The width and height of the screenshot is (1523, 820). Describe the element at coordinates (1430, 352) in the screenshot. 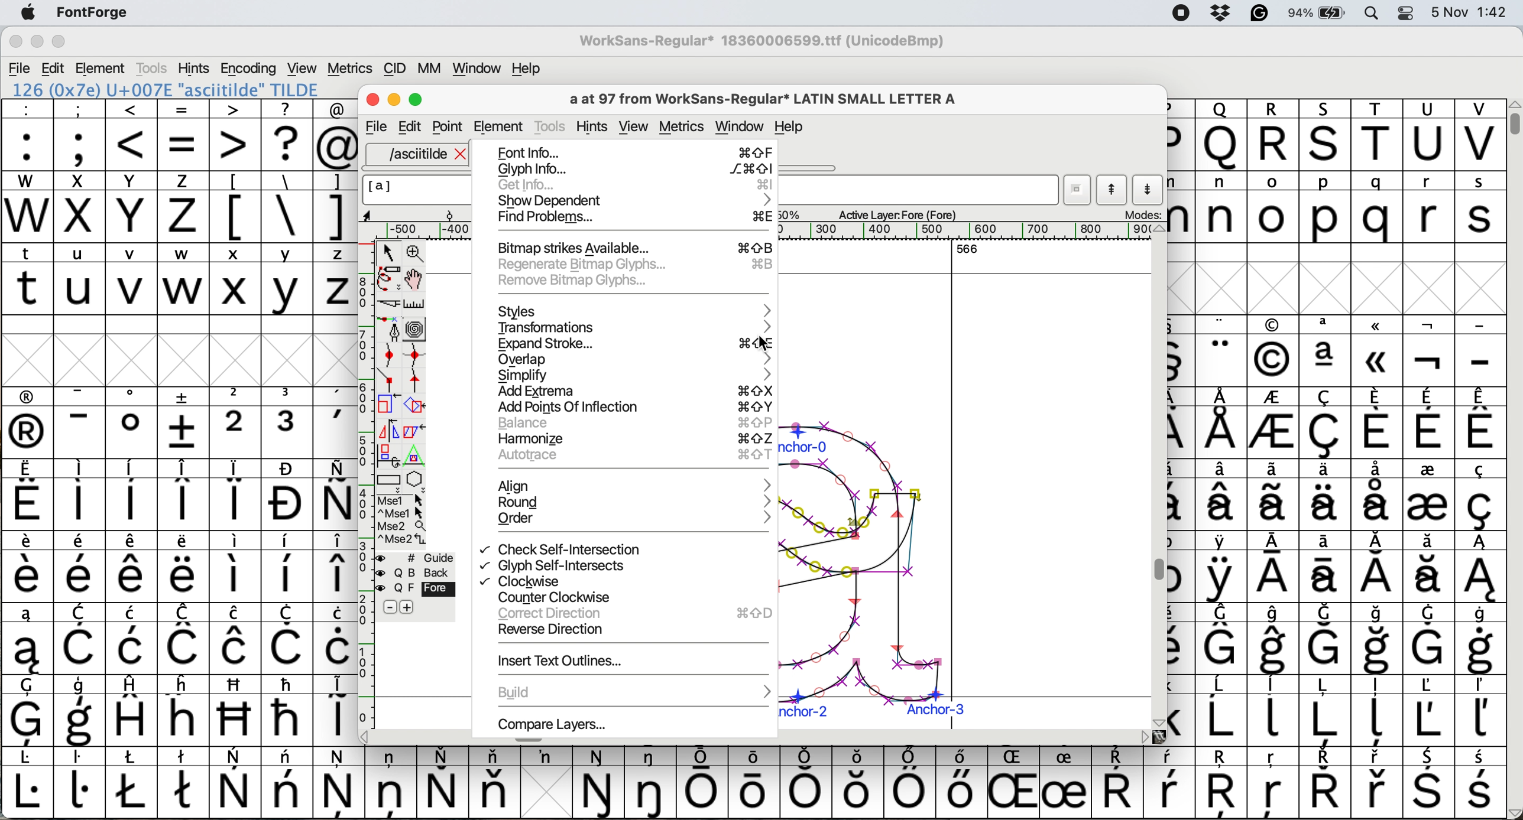

I see `symbol` at that location.